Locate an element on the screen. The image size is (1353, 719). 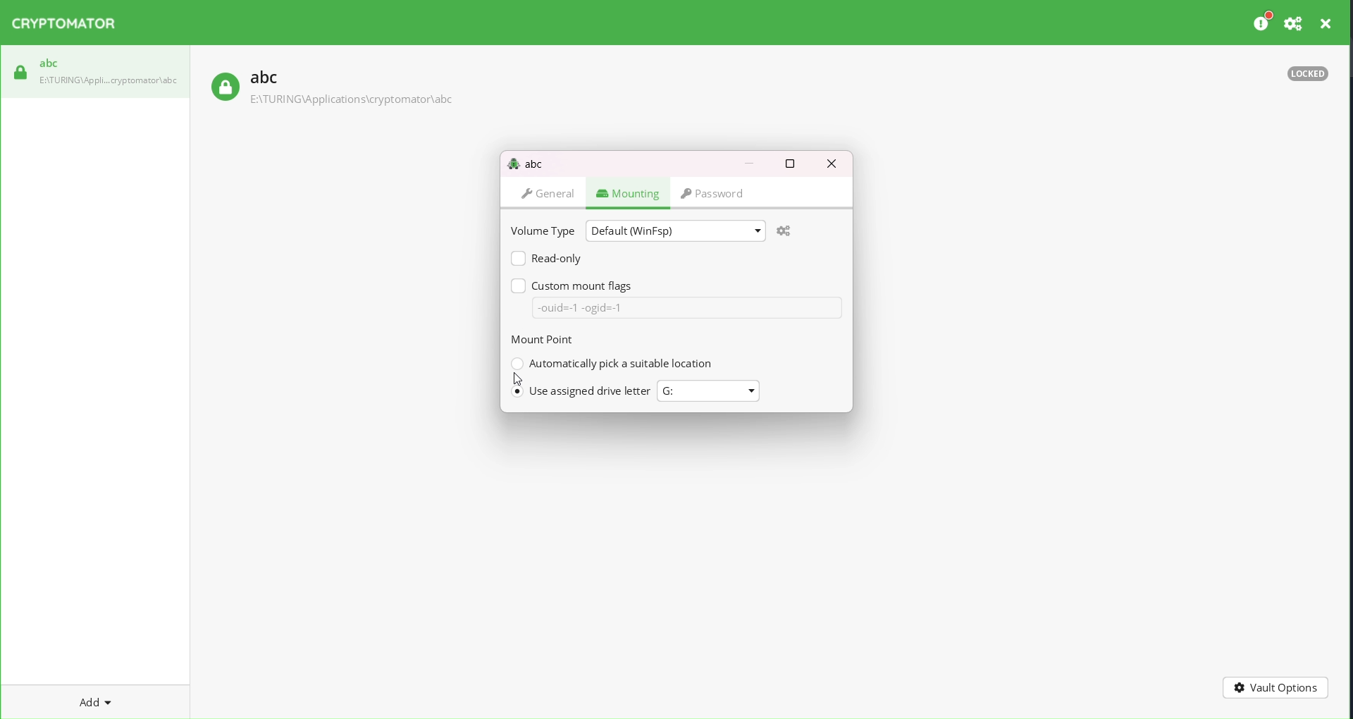
path is located at coordinates (111, 80).